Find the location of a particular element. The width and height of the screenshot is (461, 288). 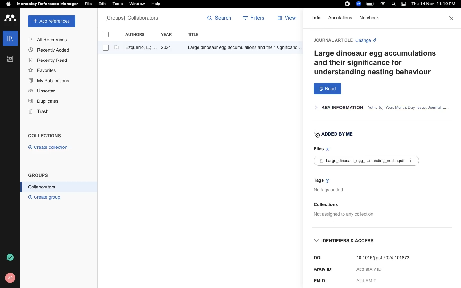

Trash is located at coordinates (42, 112).